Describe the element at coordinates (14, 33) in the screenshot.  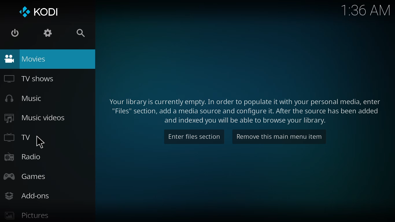
I see `power` at that location.